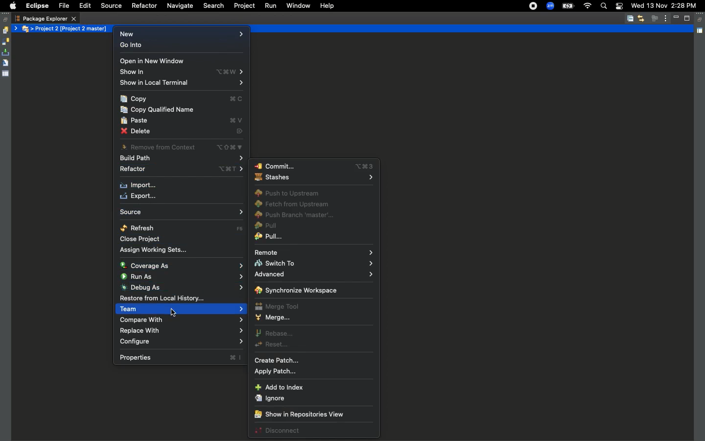  Describe the element at coordinates (153, 61) in the screenshot. I see `Open in new window` at that location.